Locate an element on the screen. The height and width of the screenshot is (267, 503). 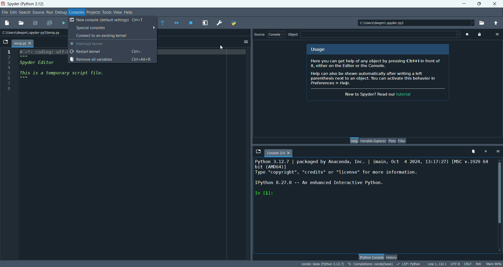
run is located at coordinates (50, 13).